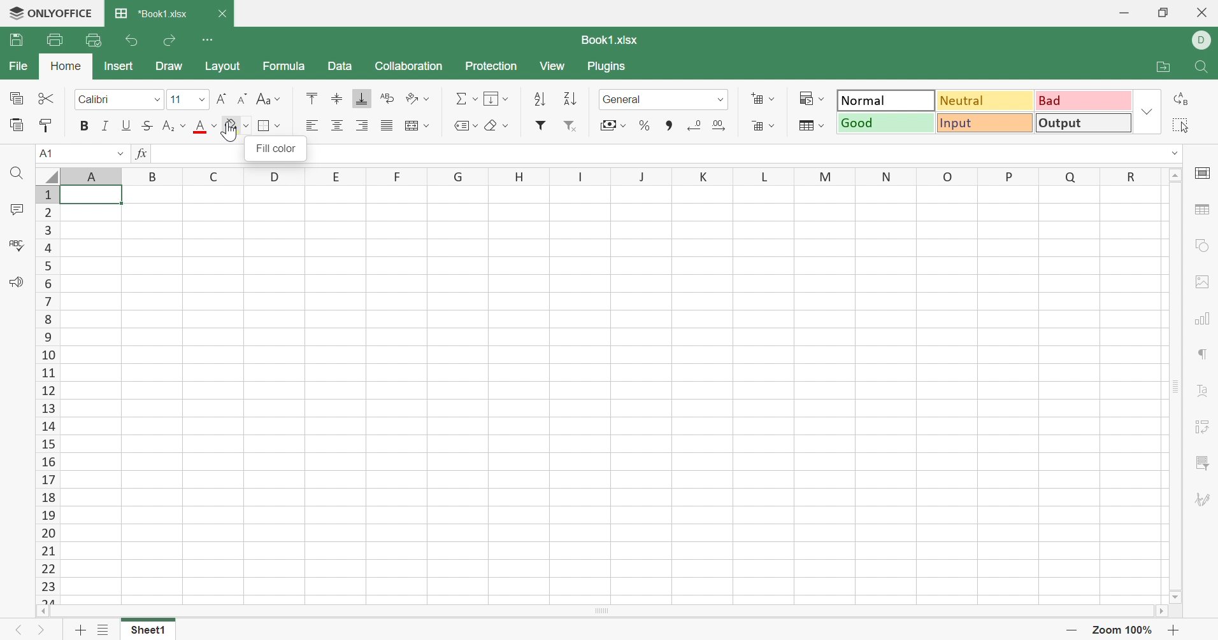  I want to click on Bad, so click(1084, 101).